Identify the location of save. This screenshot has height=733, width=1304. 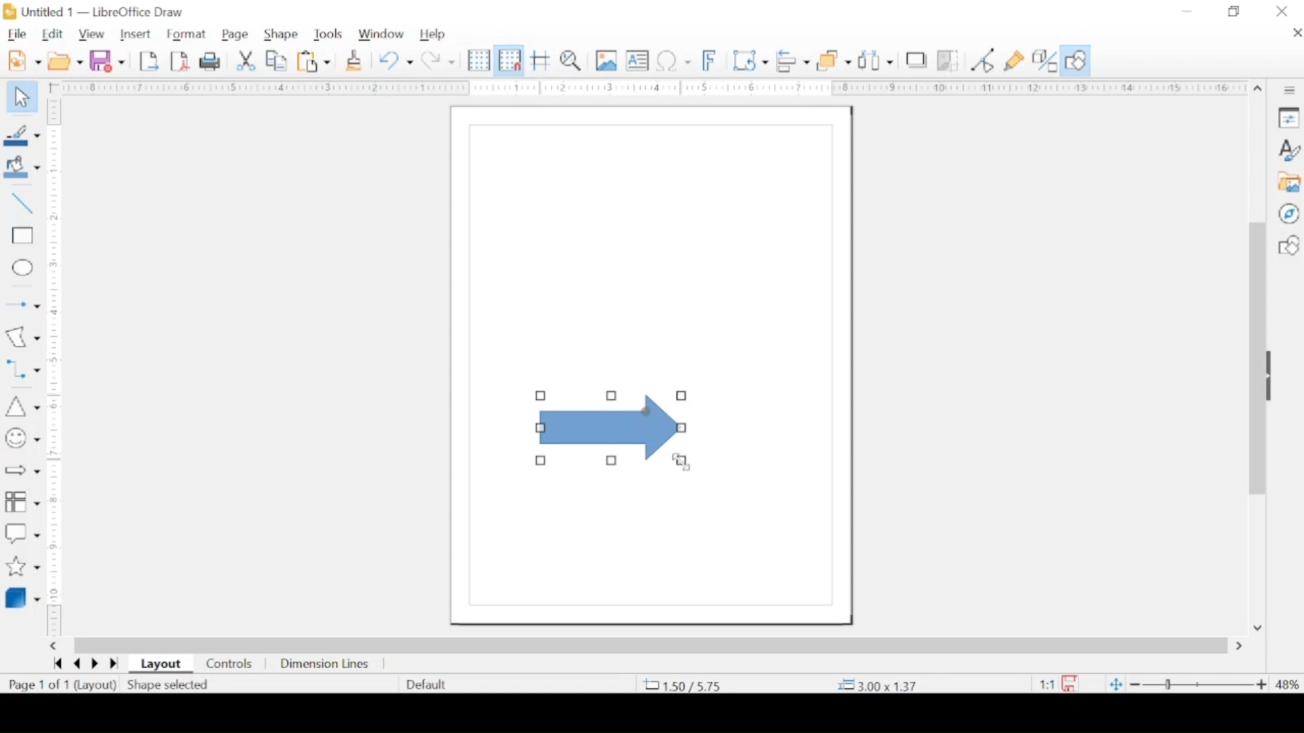
(107, 60).